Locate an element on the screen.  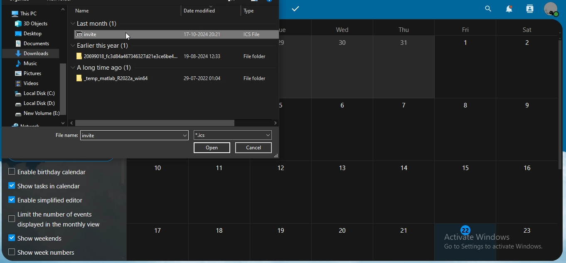
last month is located at coordinates (99, 22).